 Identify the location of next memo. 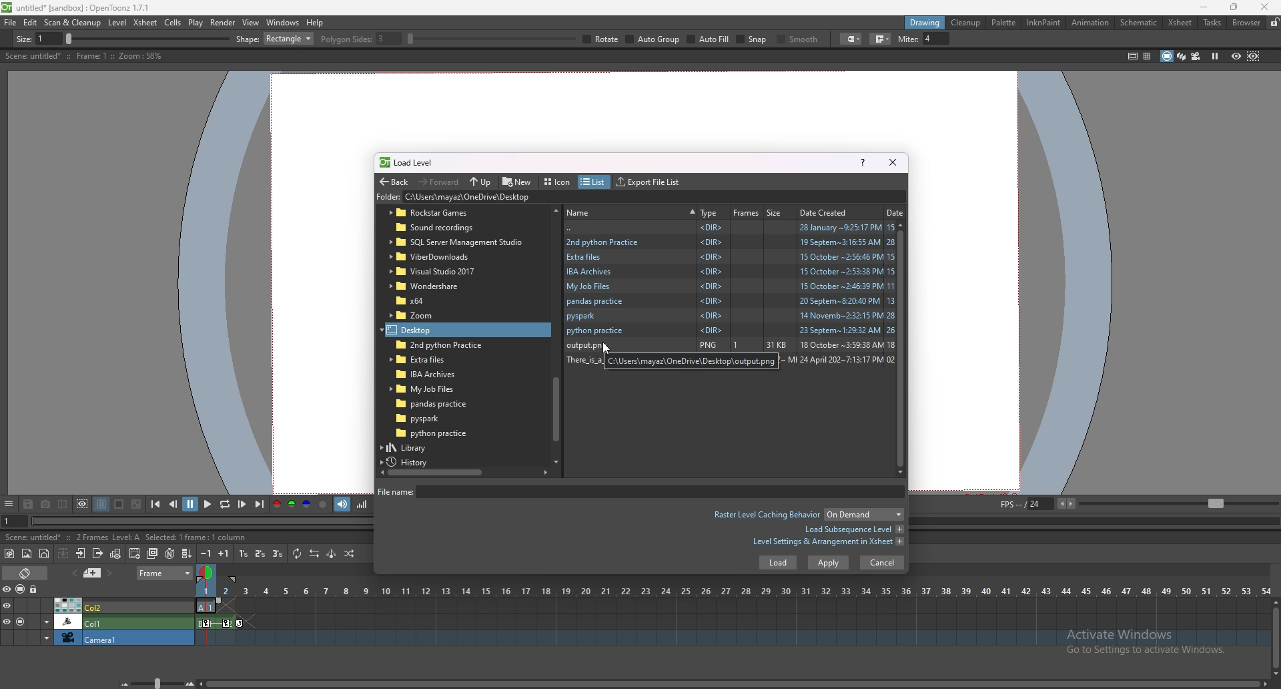
(111, 573).